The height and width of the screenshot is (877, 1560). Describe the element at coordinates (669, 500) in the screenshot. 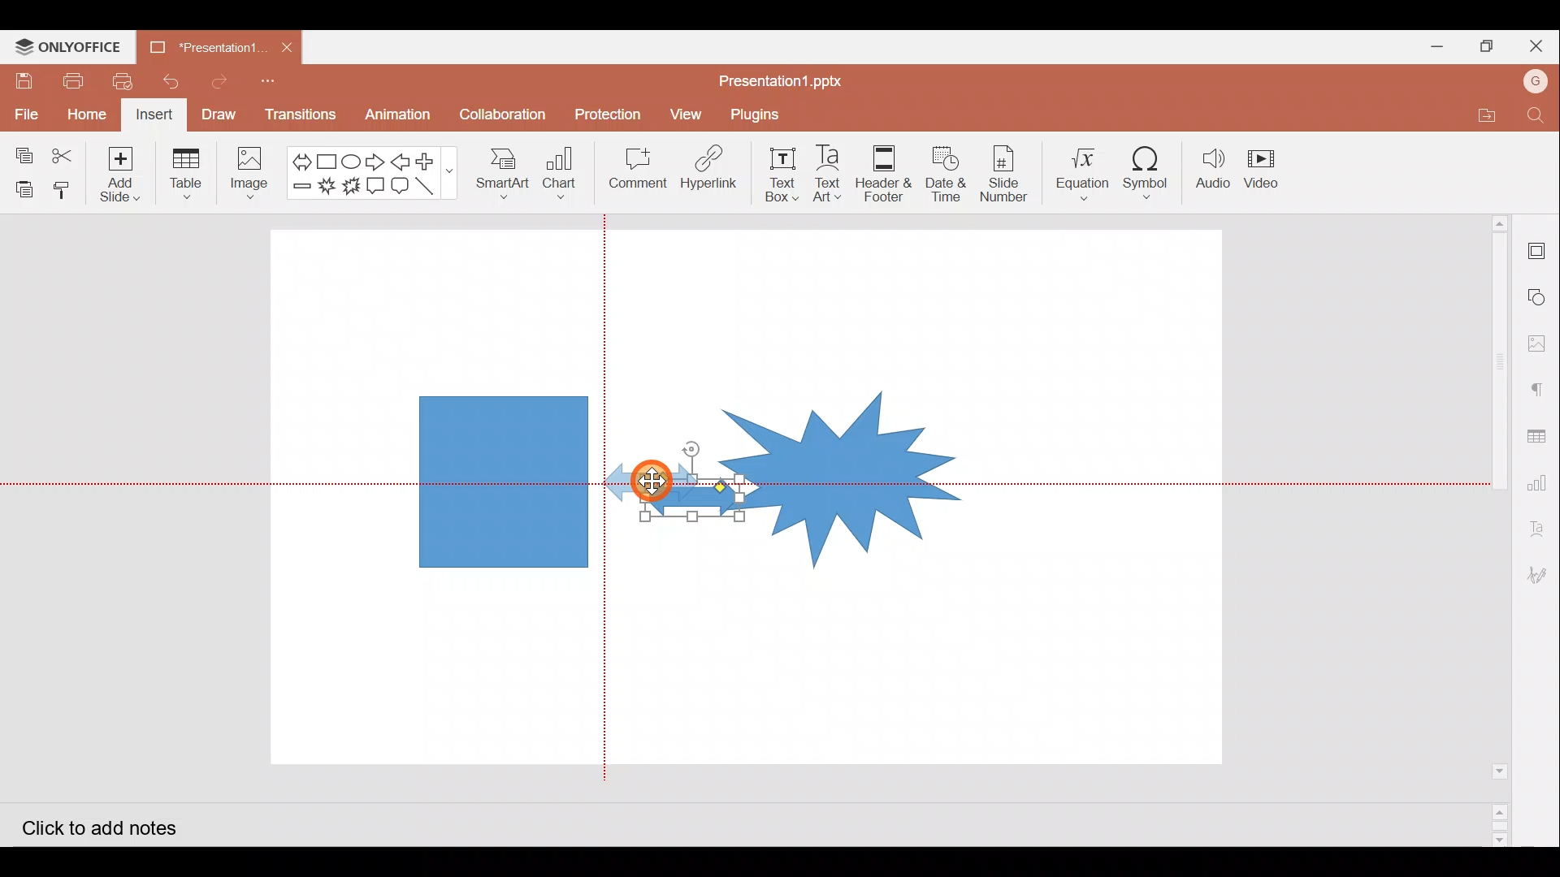

I see `Left right arrow` at that location.